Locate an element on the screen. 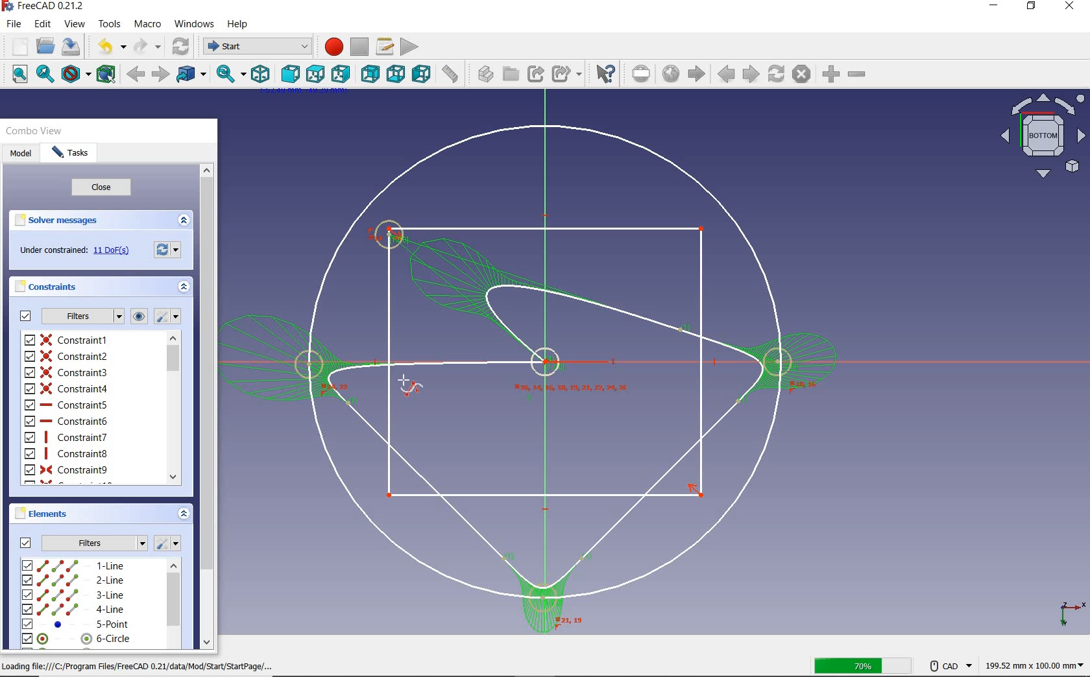 The height and width of the screenshot is (677, 1090). forward is located at coordinates (159, 75).